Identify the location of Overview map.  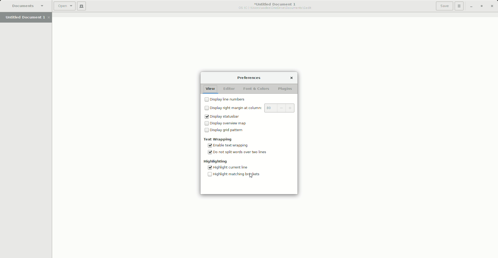
(226, 124).